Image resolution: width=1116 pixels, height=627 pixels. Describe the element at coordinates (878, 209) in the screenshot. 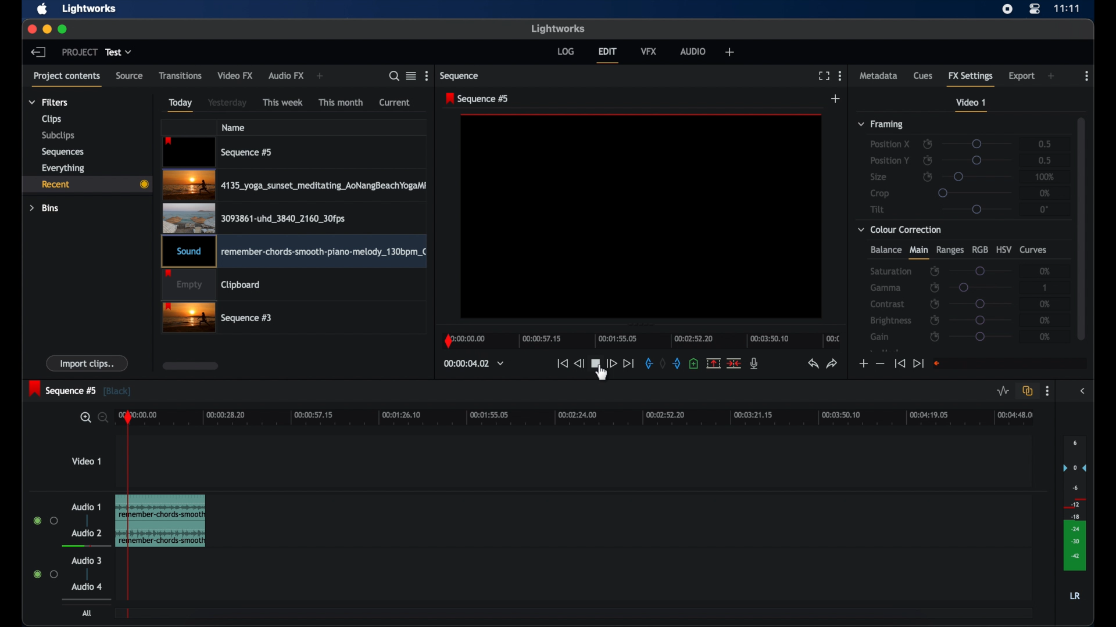

I see `tilt` at that location.